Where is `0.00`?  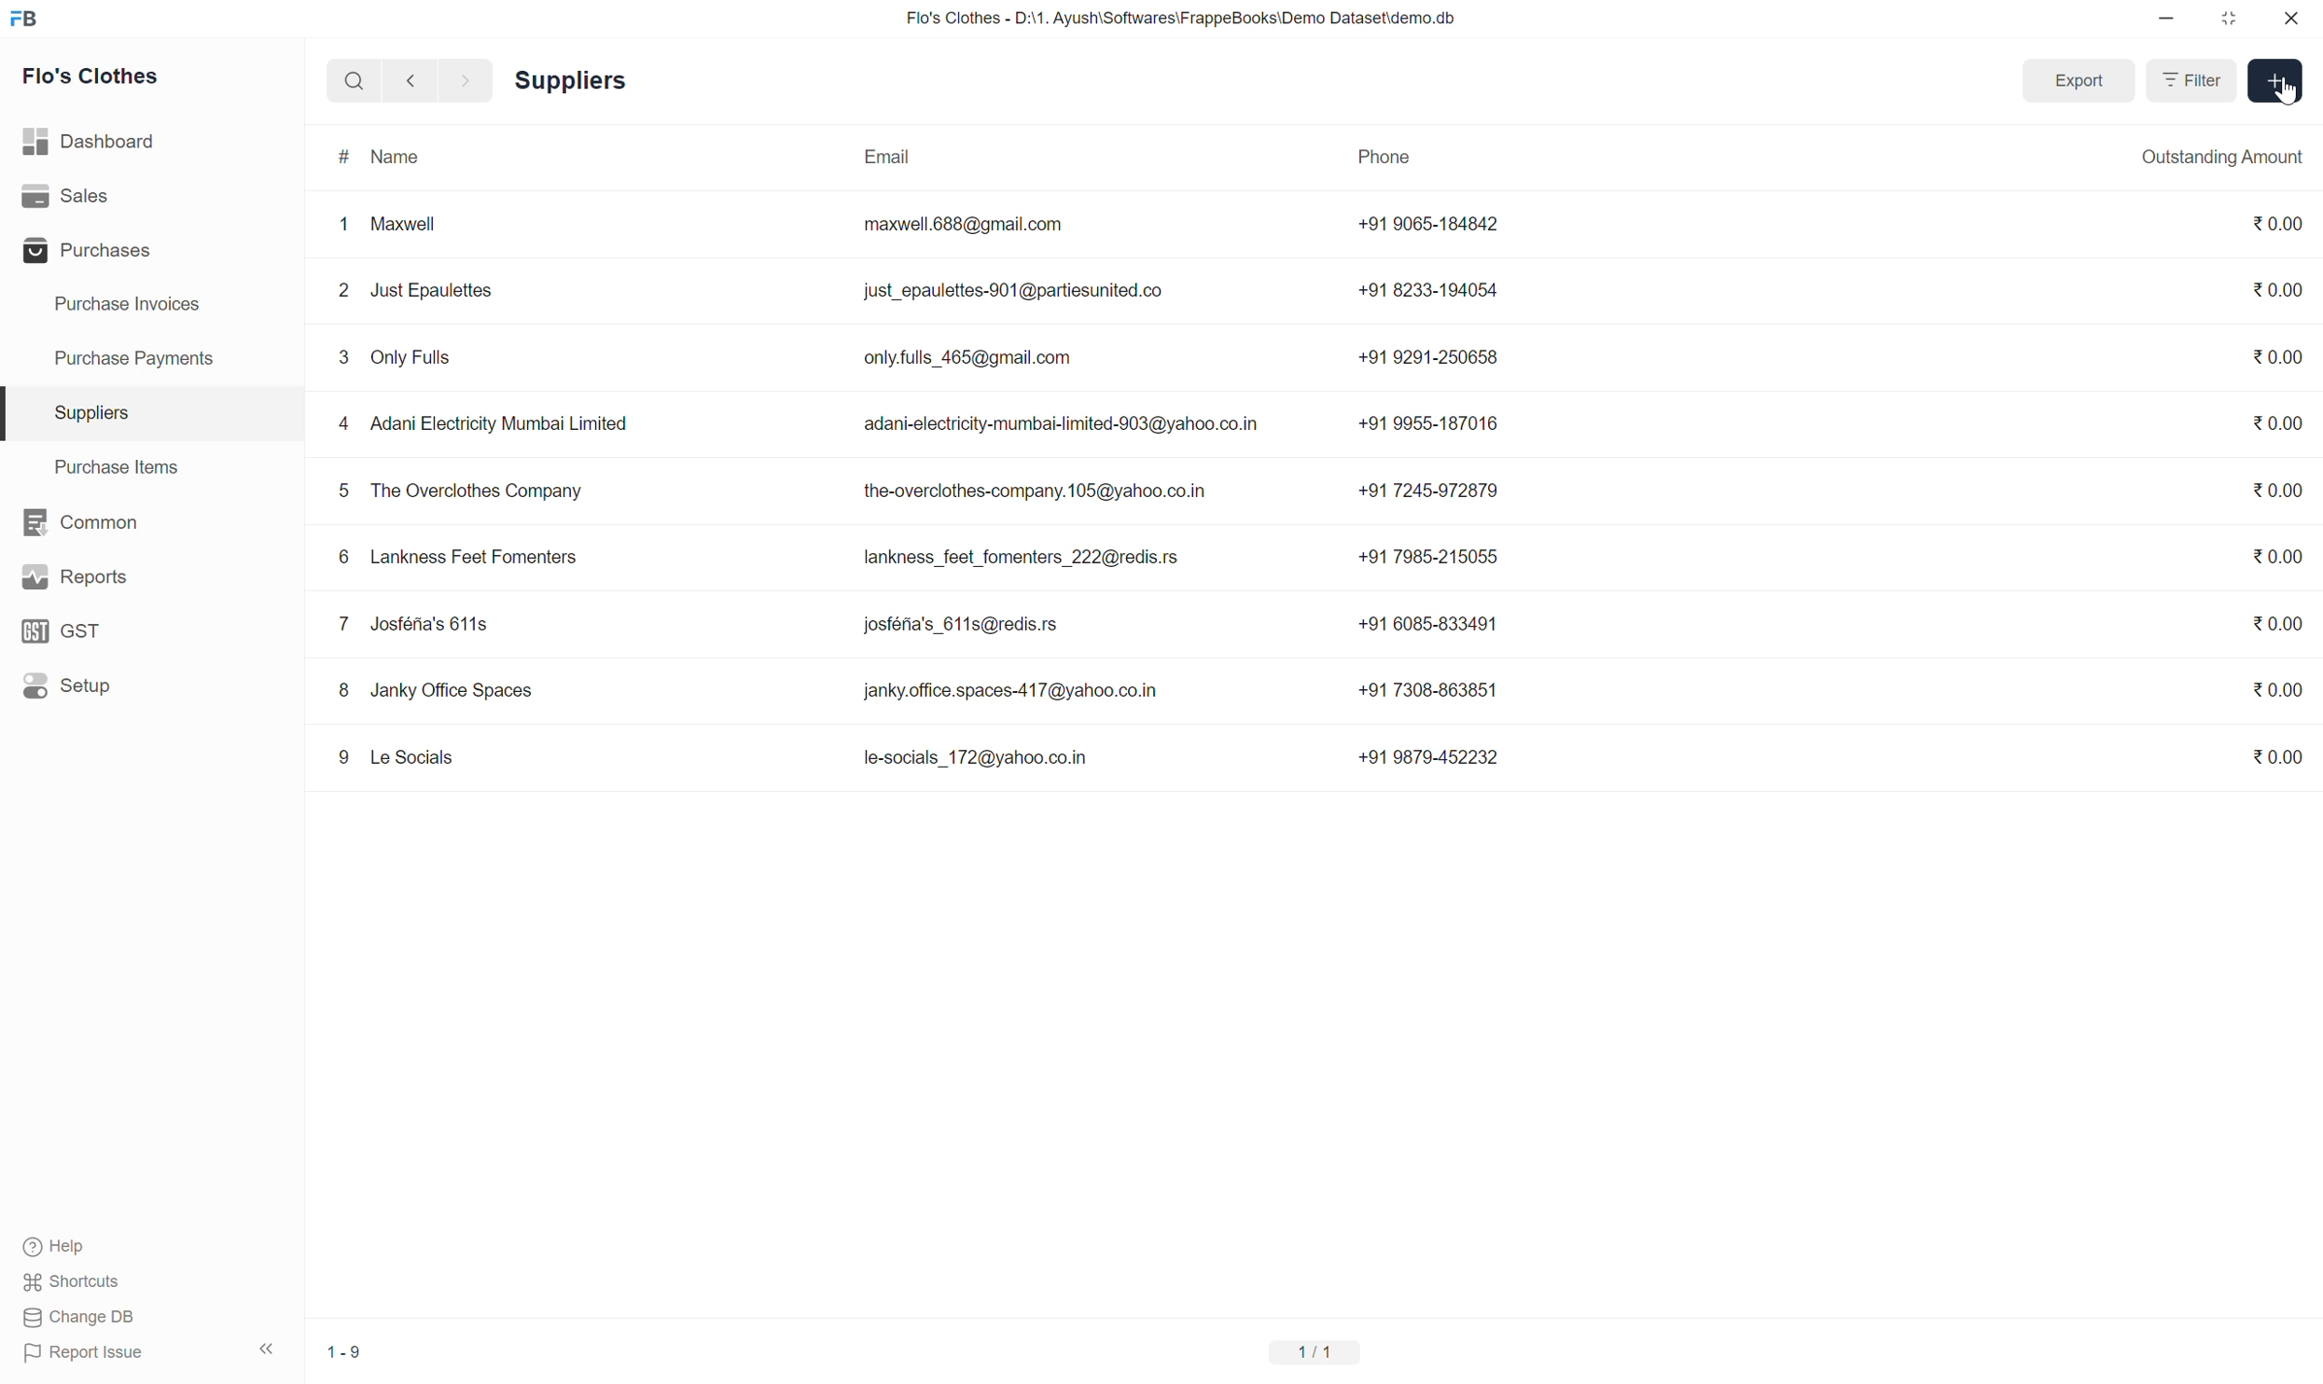
0.00 is located at coordinates (2276, 358).